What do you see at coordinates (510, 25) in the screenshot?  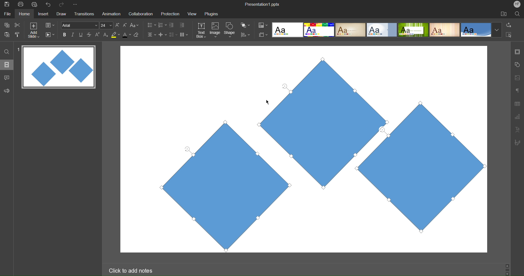 I see `a to b` at bounding box center [510, 25].